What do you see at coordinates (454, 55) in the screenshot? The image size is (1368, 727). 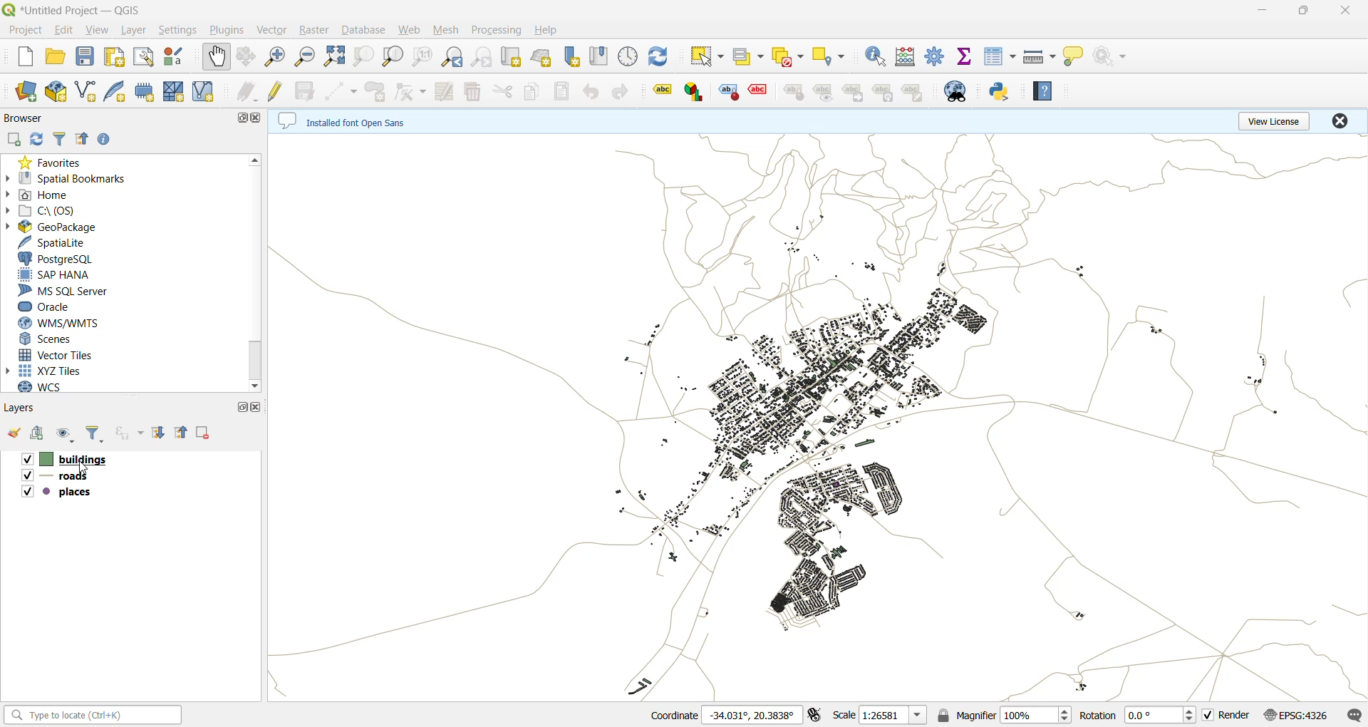 I see `zoom last` at bounding box center [454, 55].